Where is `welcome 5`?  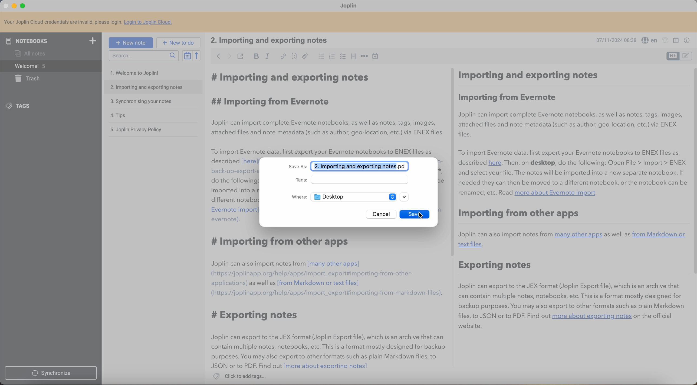 welcome 5 is located at coordinates (50, 66).